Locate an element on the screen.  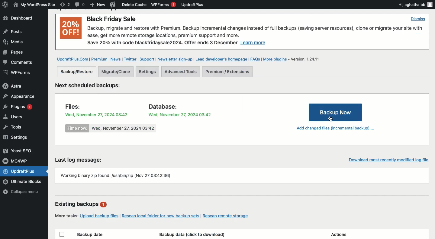
Add changed files (incremental backup)... is located at coordinates (334, 129).